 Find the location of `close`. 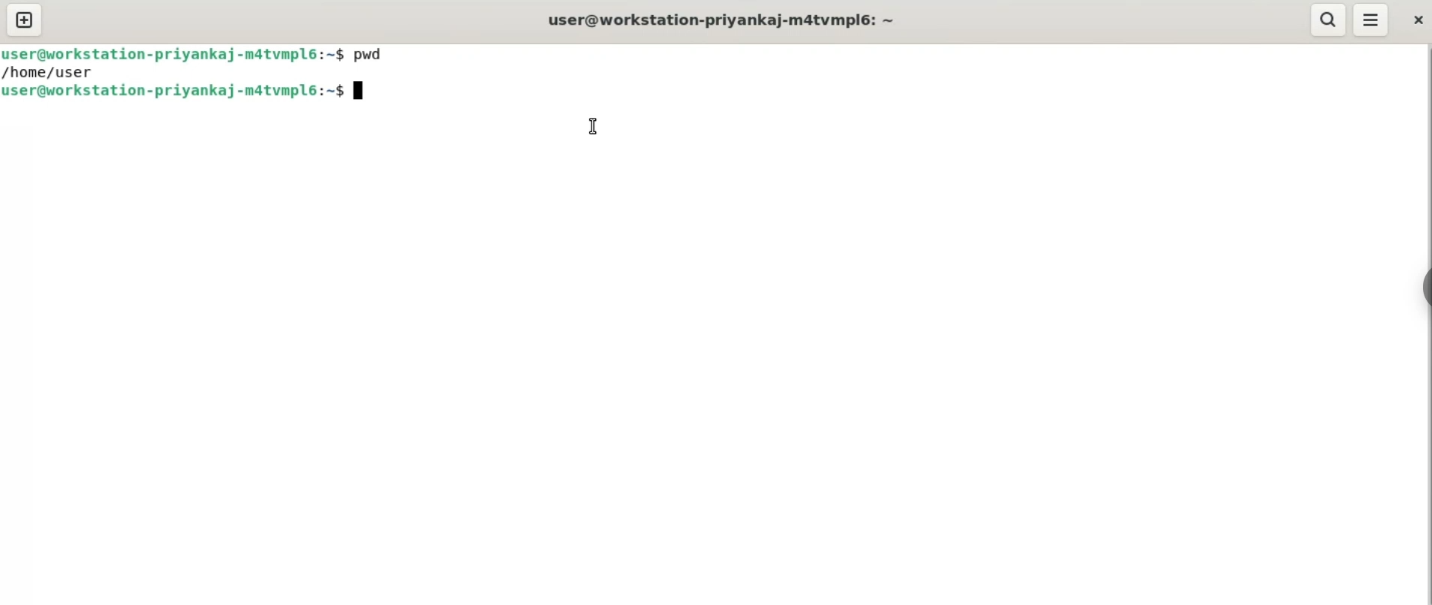

close is located at coordinates (1418, 23).